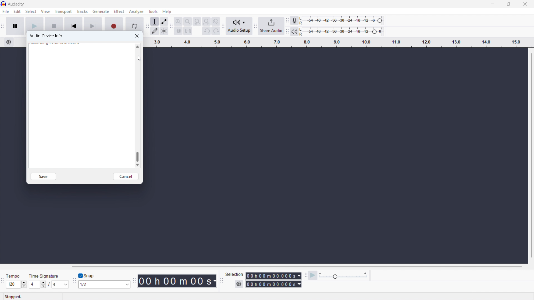 The height and width of the screenshot is (300, 534). What do you see at coordinates (206, 21) in the screenshot?
I see `fit project to width` at bounding box center [206, 21].